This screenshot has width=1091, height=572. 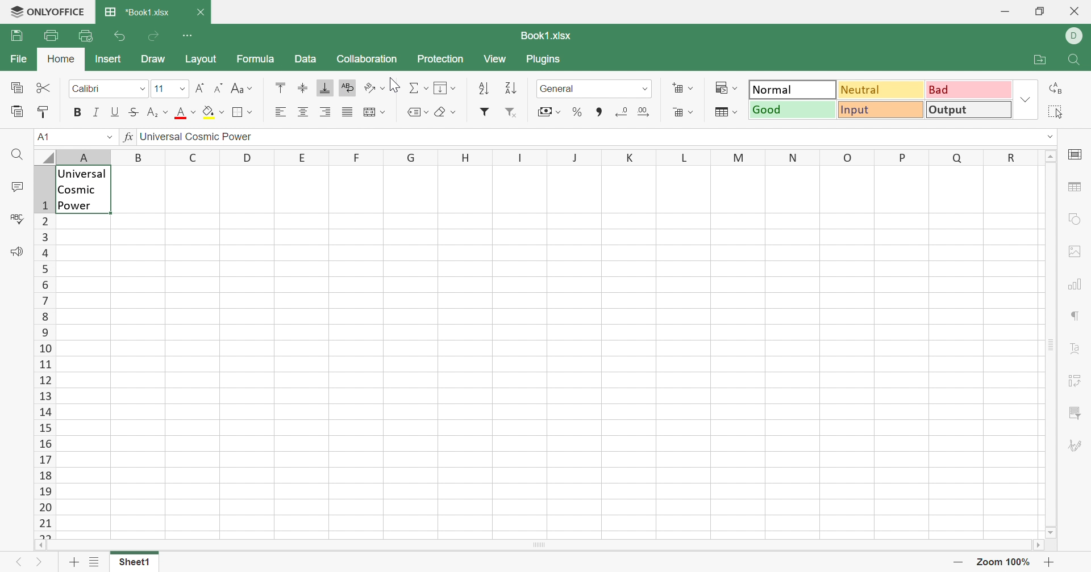 What do you see at coordinates (43, 545) in the screenshot?
I see `Scroll Left` at bounding box center [43, 545].